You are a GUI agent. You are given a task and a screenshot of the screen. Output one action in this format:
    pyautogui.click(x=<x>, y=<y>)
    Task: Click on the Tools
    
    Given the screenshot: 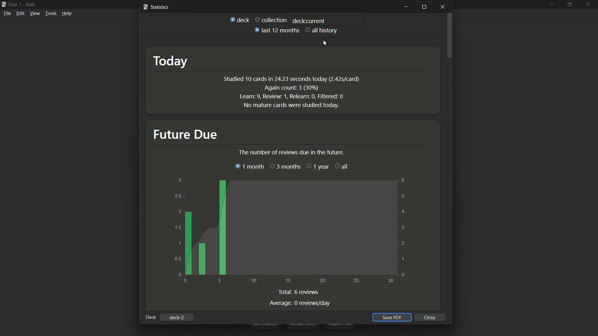 What is the action you would take?
    pyautogui.click(x=51, y=14)
    